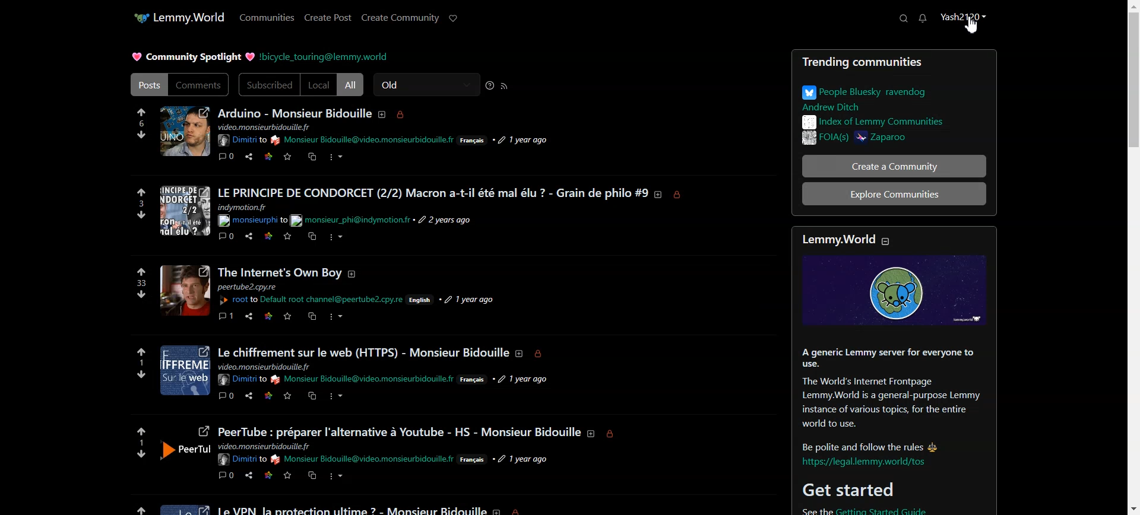 The image size is (1140, 515). Describe the element at coordinates (902, 18) in the screenshot. I see `Search` at that location.